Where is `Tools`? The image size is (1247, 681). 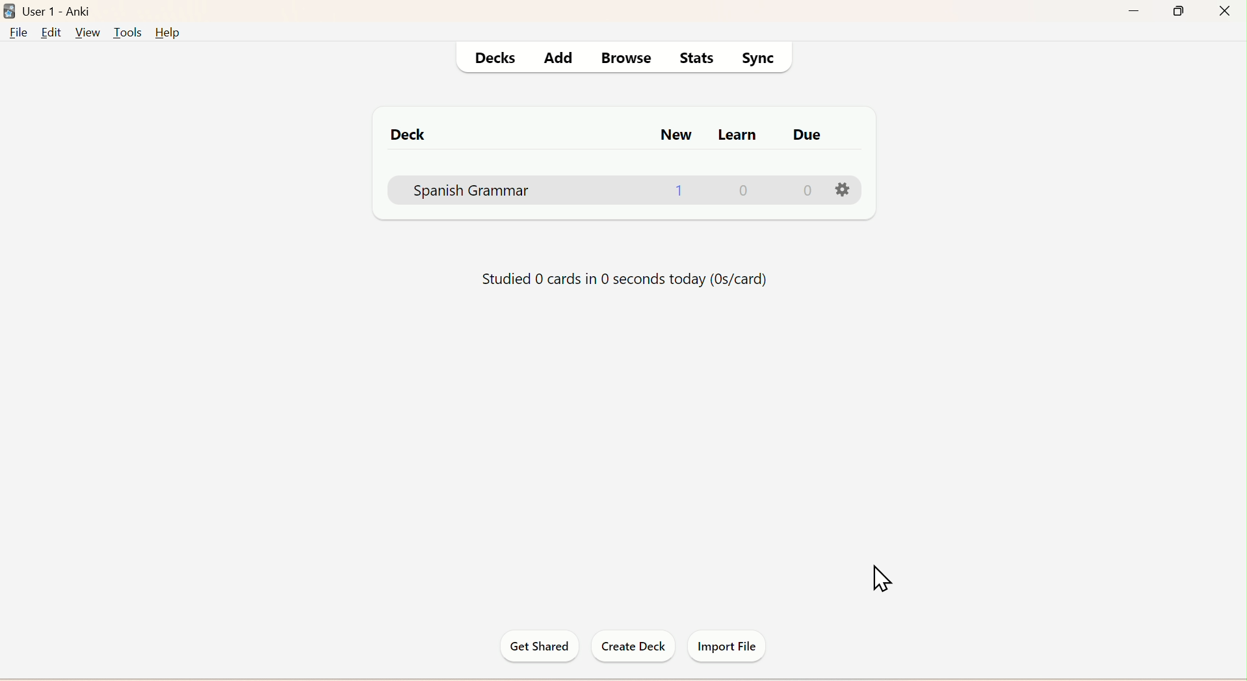
Tools is located at coordinates (124, 33).